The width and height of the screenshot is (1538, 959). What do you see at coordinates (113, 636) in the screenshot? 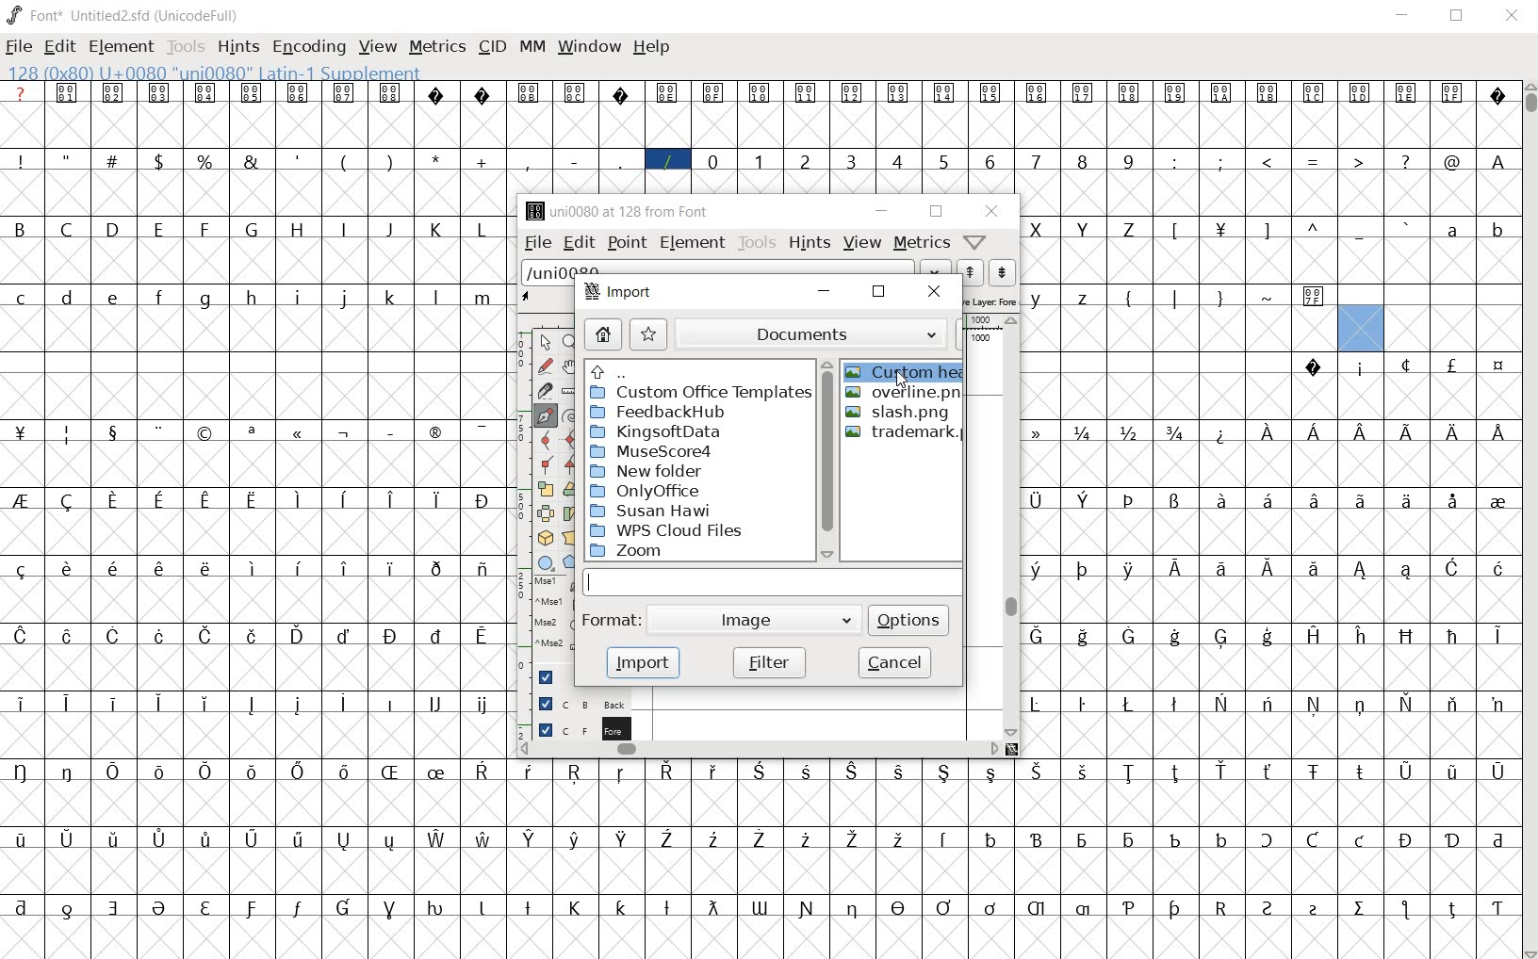
I see `glyph` at bounding box center [113, 636].